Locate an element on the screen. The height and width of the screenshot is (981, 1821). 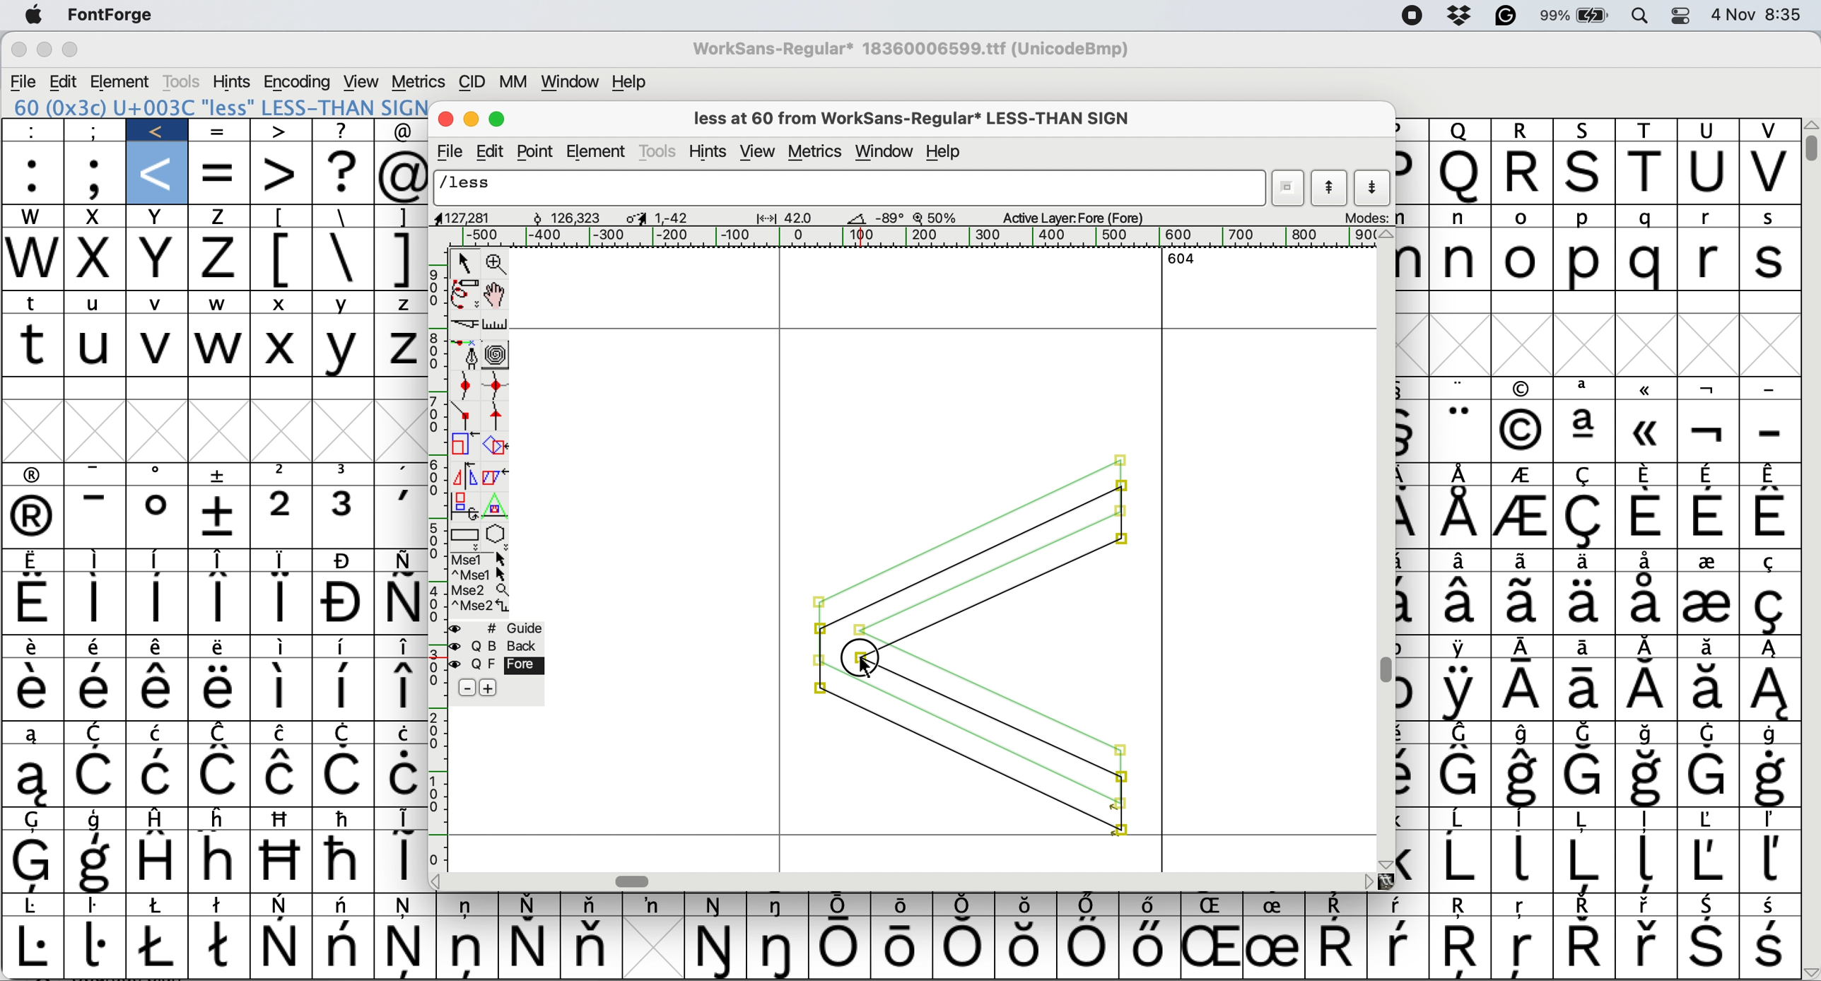
flip the selection is located at coordinates (461, 474).